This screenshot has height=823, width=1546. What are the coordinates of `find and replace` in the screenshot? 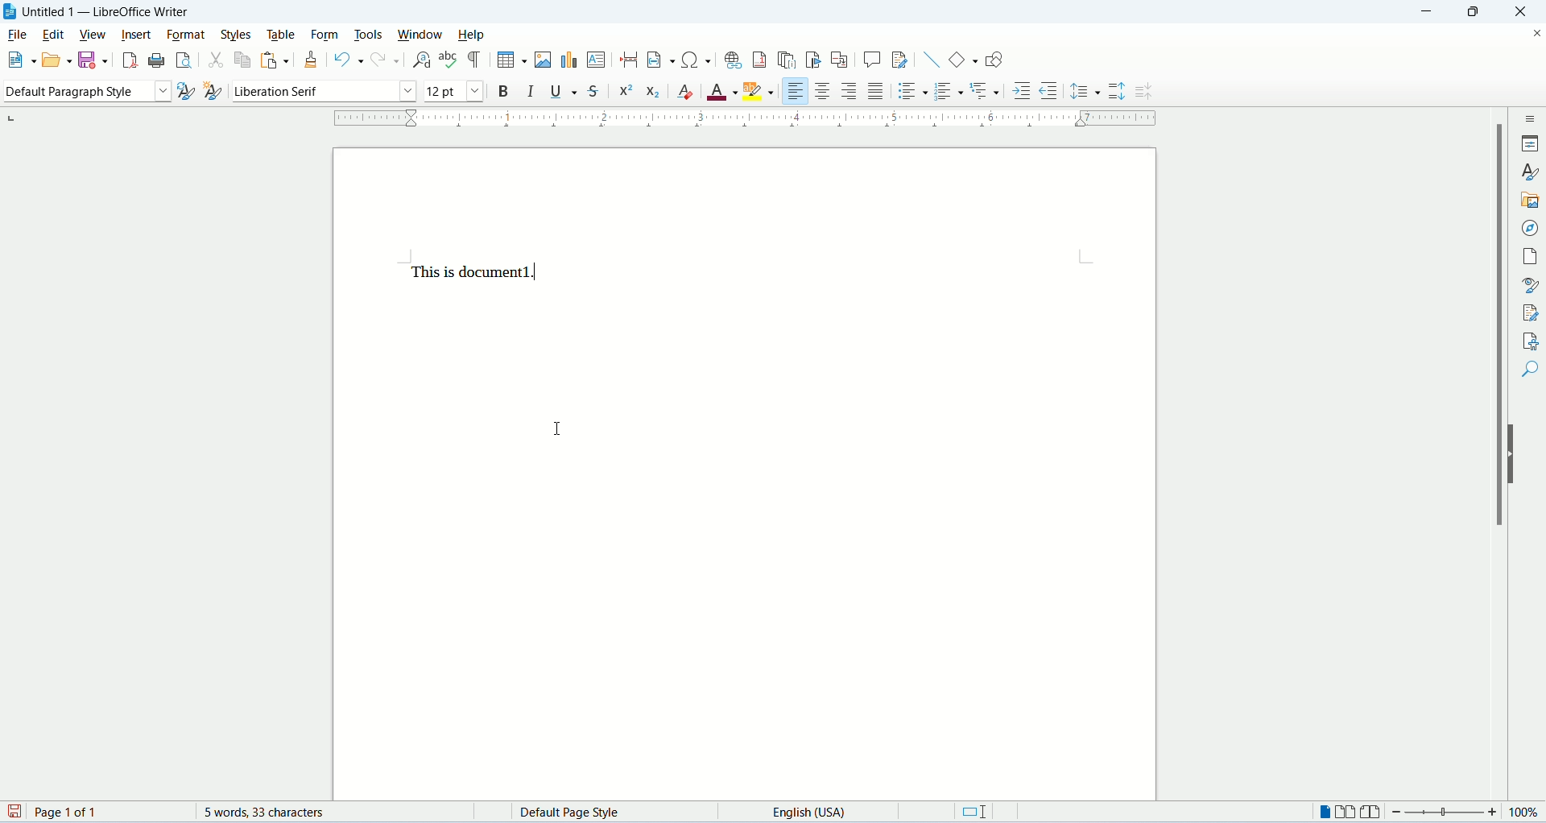 It's located at (420, 60).